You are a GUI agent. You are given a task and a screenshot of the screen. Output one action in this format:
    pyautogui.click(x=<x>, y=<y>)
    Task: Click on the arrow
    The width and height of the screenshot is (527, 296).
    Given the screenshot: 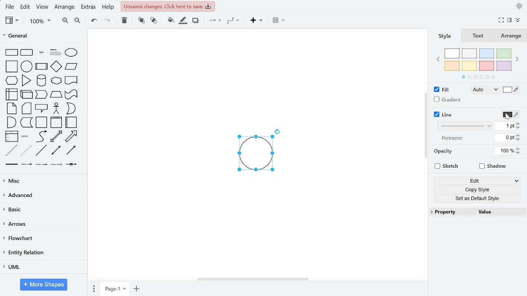 What is the action you would take?
    pyautogui.click(x=72, y=136)
    